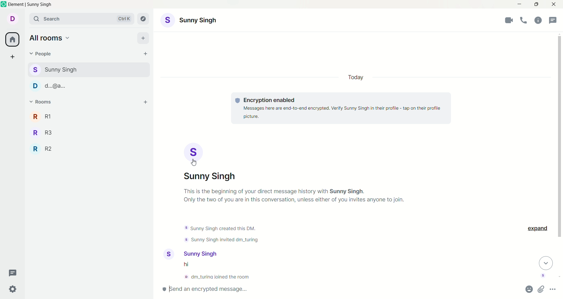  What do you see at coordinates (510, 20) in the screenshot?
I see `Video Call` at bounding box center [510, 20].